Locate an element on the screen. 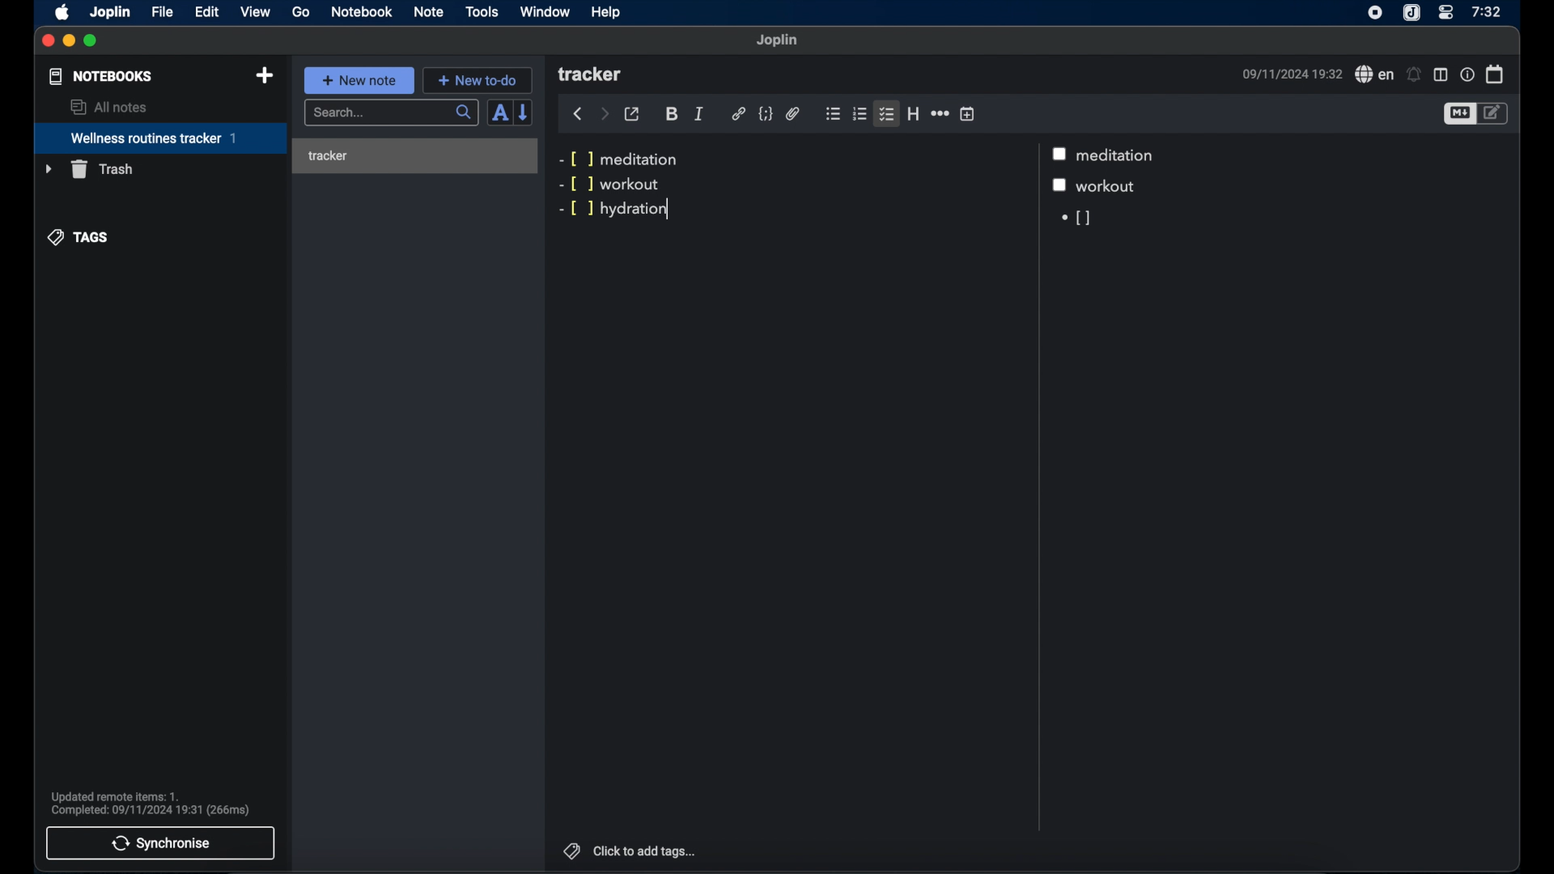 This screenshot has width=1554, height=874. wellness routines tracker 1 is located at coordinates (159, 139).